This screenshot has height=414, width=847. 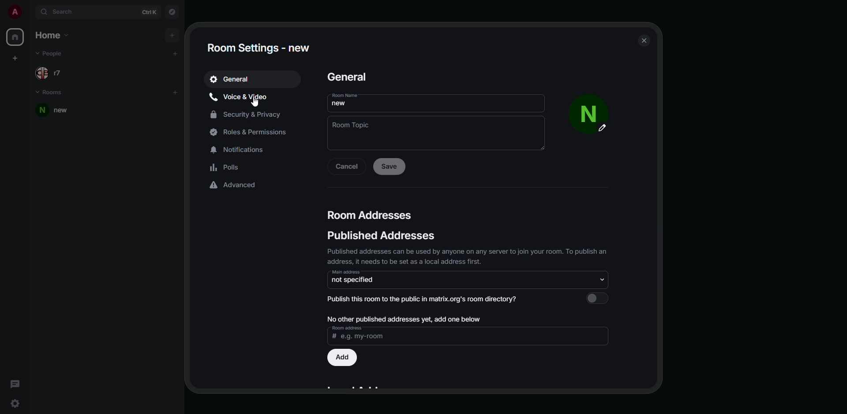 What do you see at coordinates (645, 40) in the screenshot?
I see `close` at bounding box center [645, 40].